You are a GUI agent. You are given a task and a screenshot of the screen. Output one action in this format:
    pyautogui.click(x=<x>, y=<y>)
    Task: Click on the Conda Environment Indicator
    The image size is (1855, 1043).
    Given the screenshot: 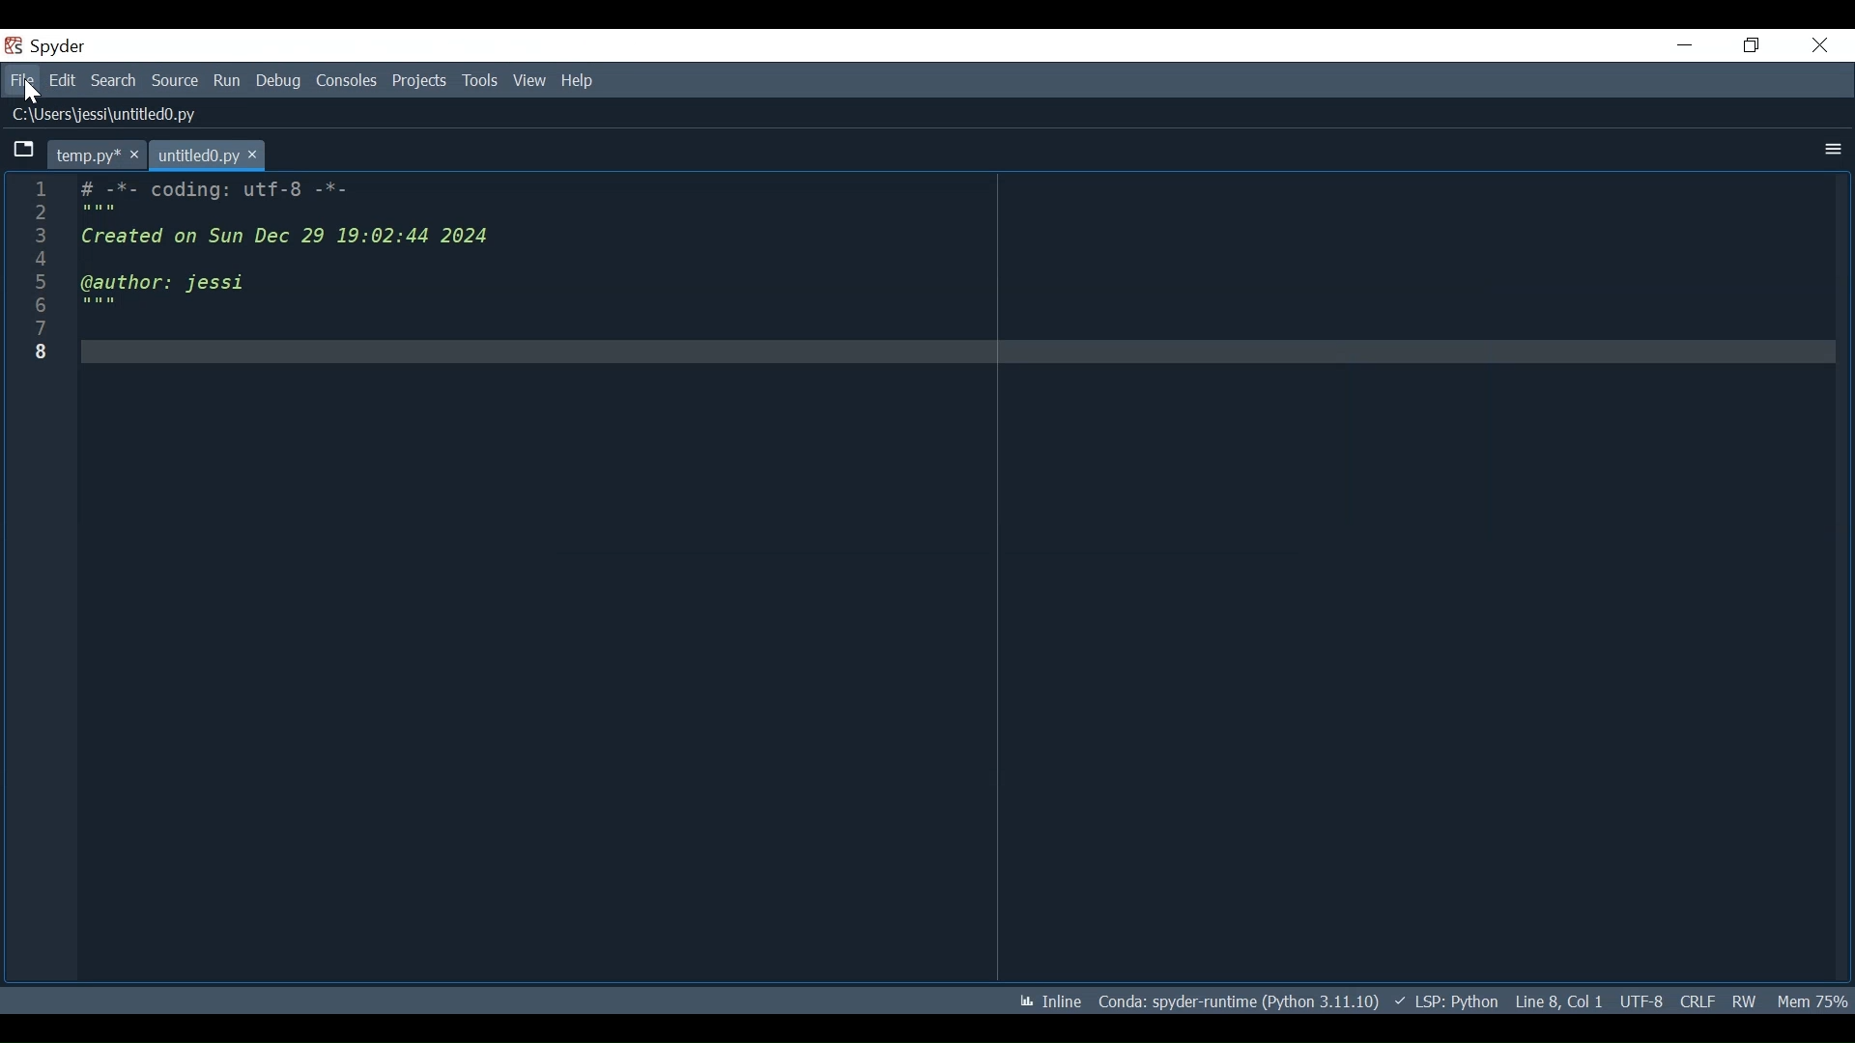 What is the action you would take?
    pyautogui.click(x=1236, y=1001)
    